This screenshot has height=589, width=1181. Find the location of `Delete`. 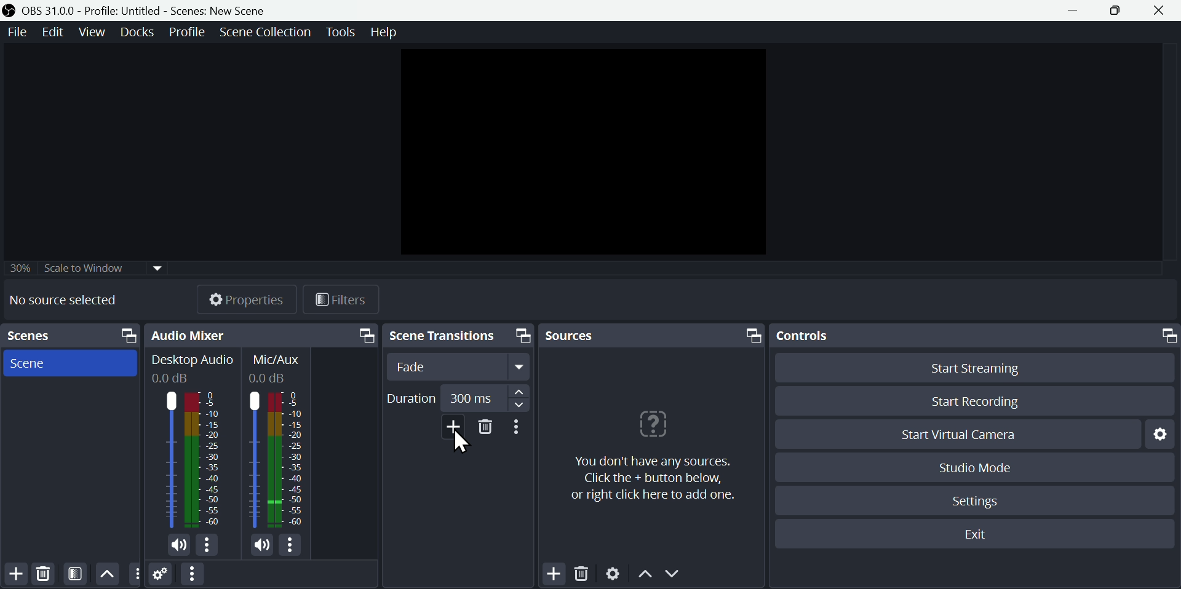

Delete is located at coordinates (491, 433).